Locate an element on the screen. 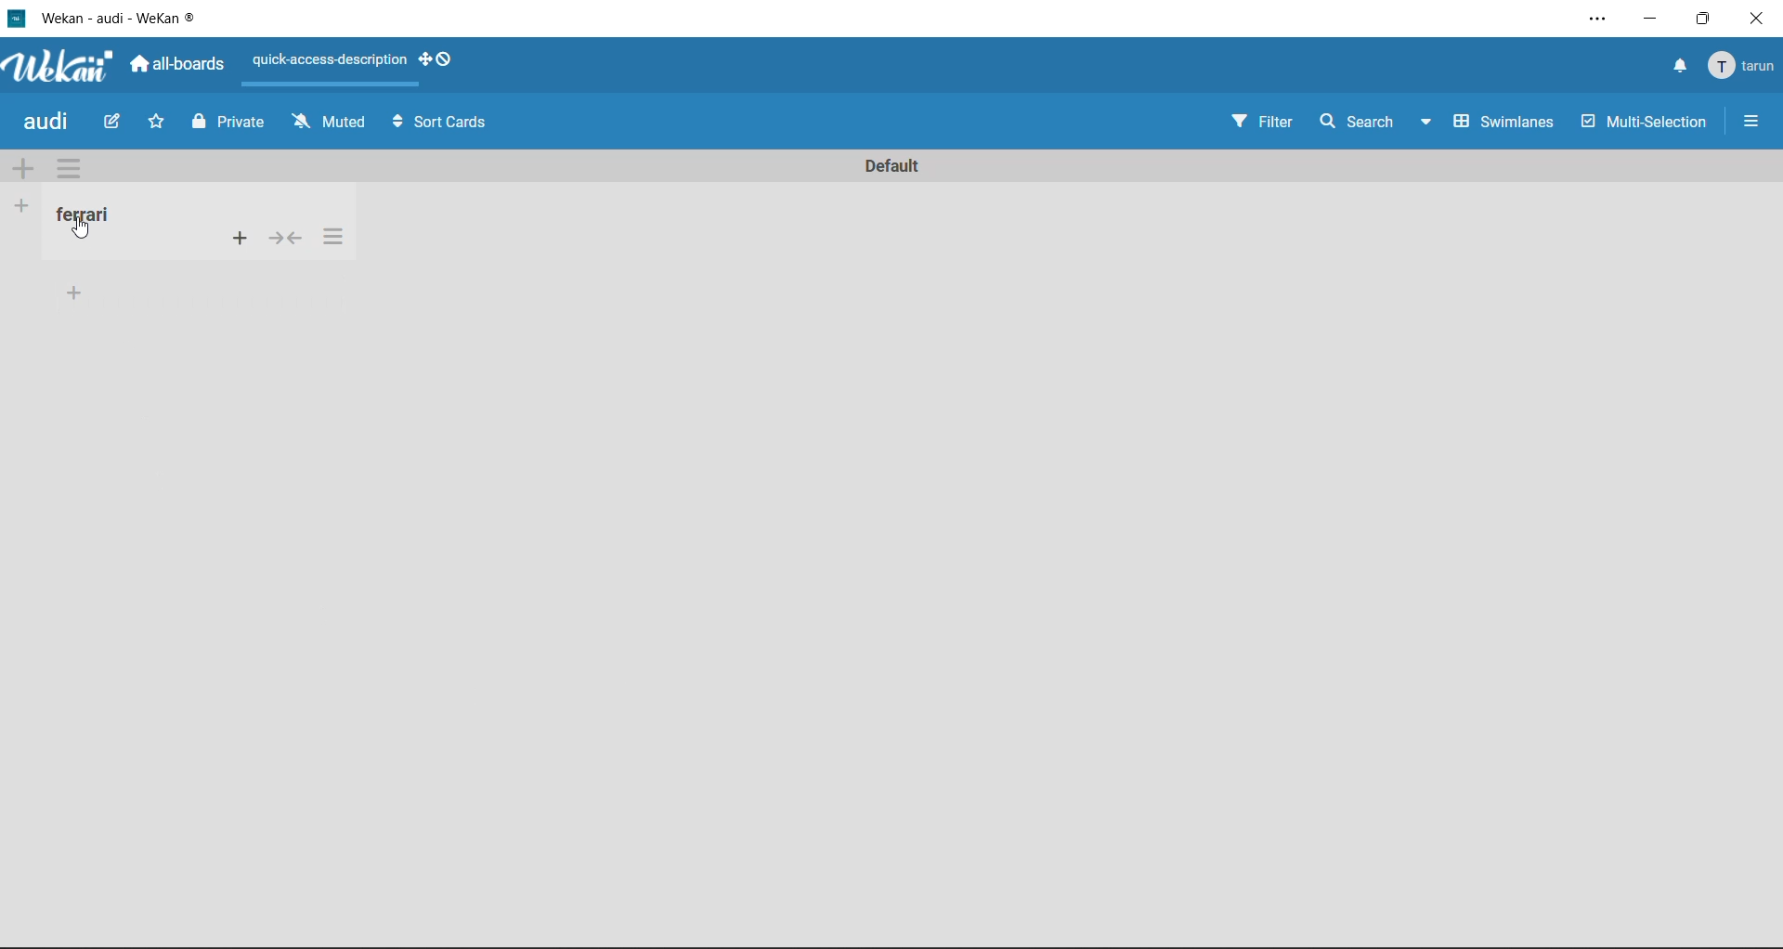 Image resolution: width=1783 pixels, height=949 pixels. audi is located at coordinates (49, 123).